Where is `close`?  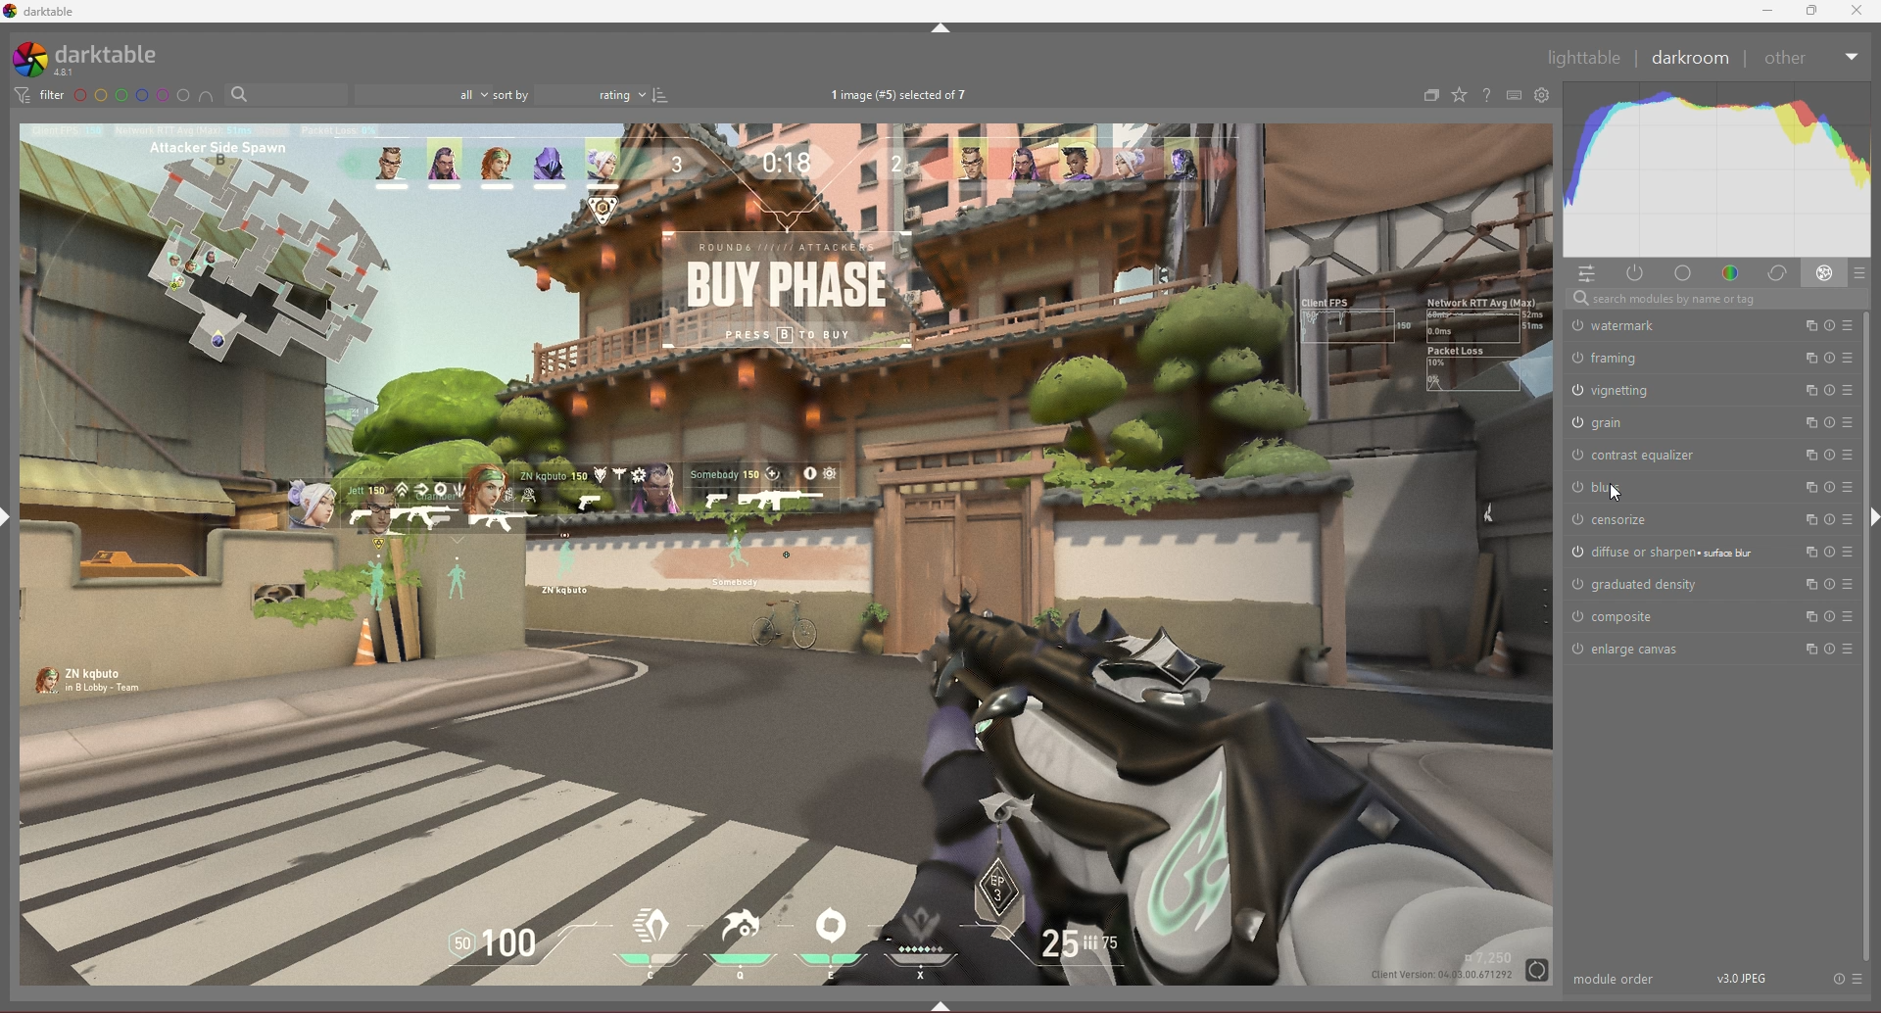
close is located at coordinates (1857, 11).